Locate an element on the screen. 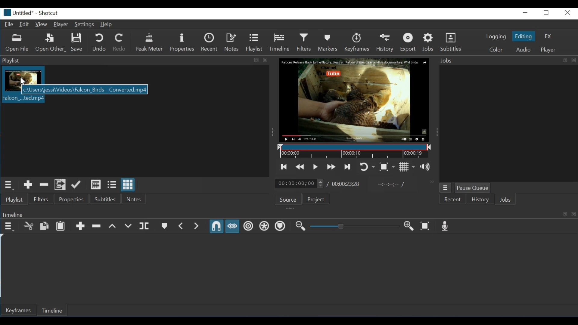 The height and width of the screenshot is (325, 578). jobs panel is located at coordinates (508, 122).